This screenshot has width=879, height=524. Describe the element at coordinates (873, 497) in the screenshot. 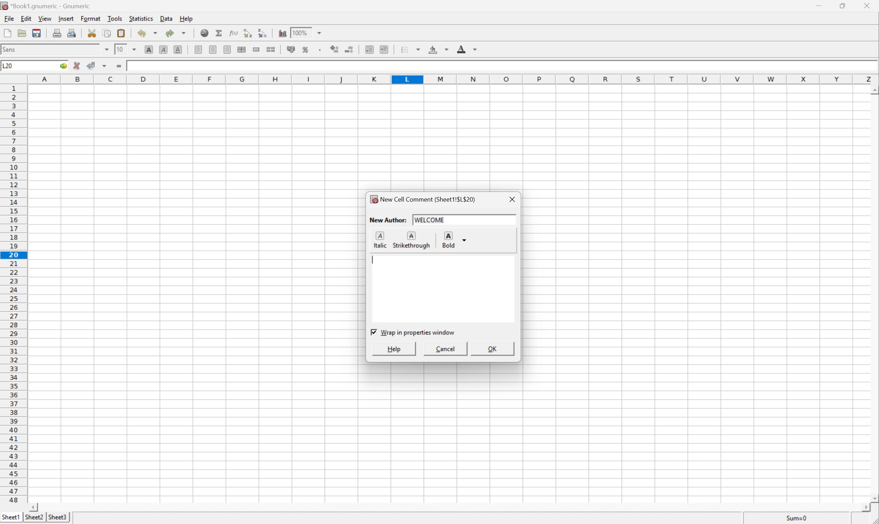

I see `Scroll Down` at that location.